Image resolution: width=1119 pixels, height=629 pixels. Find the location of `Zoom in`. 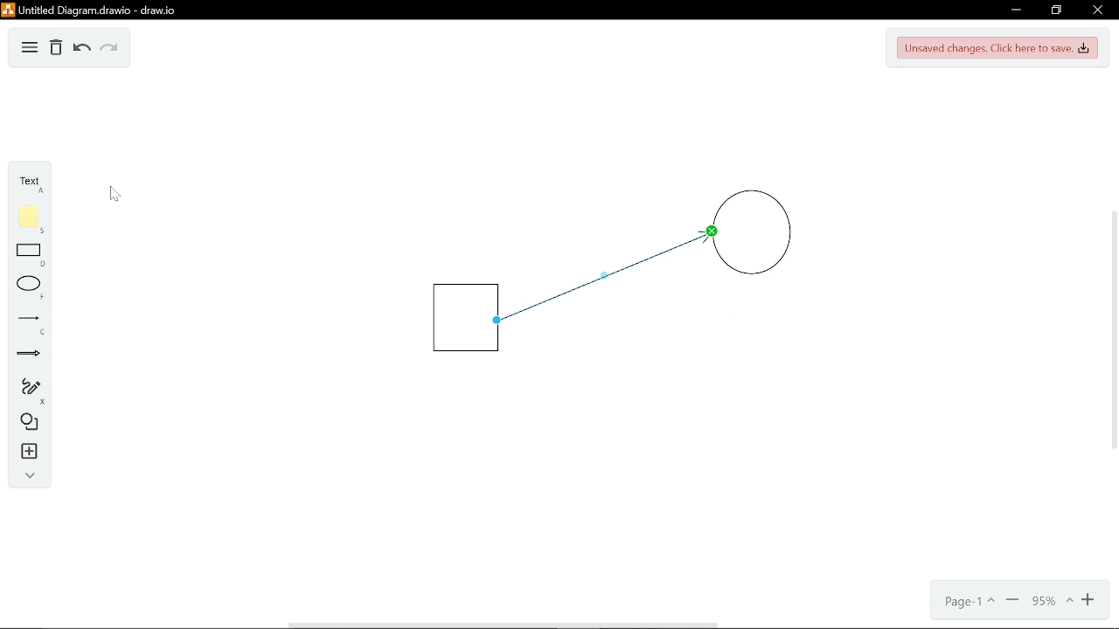

Zoom in is located at coordinates (1088, 602).